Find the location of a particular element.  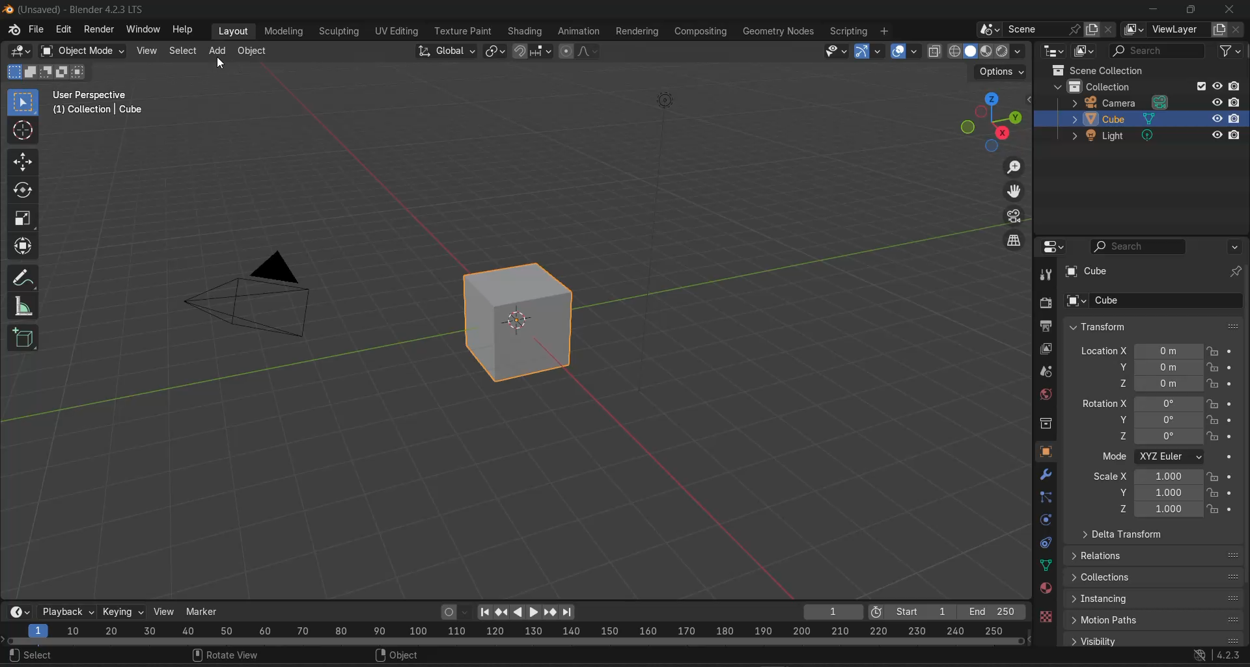

modifiers is located at coordinates (1046, 474).